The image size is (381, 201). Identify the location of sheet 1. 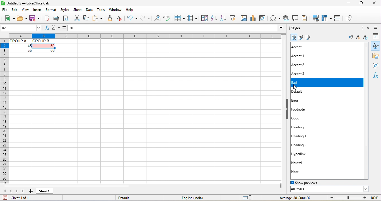
(46, 192).